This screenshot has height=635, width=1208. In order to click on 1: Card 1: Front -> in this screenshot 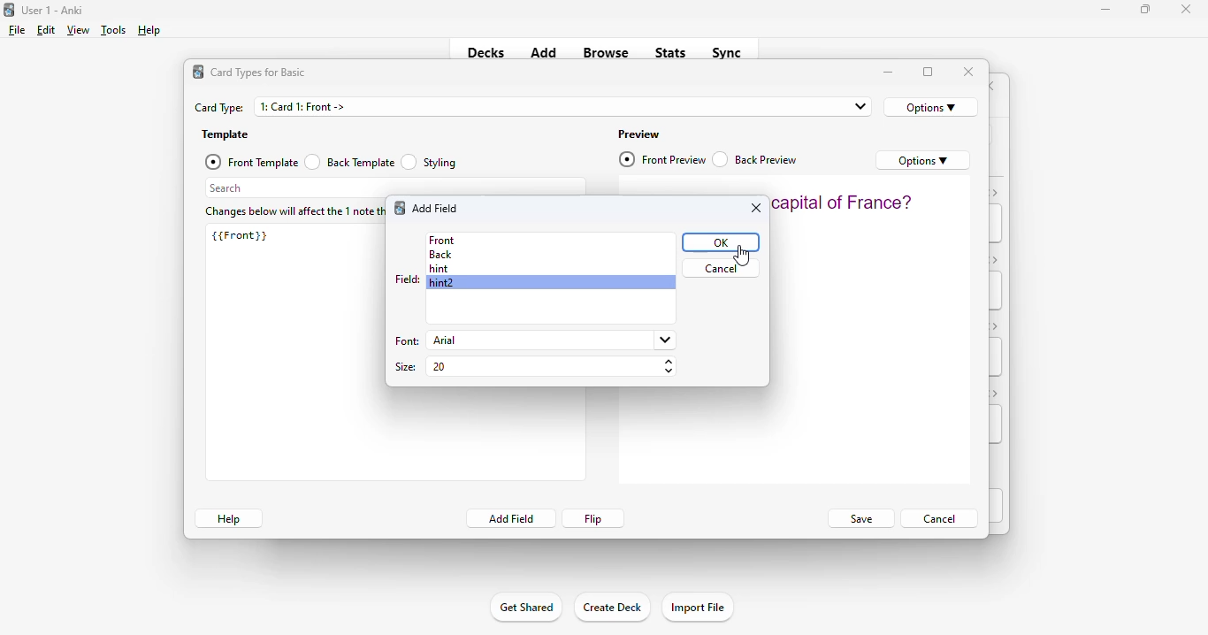, I will do `click(563, 106)`.